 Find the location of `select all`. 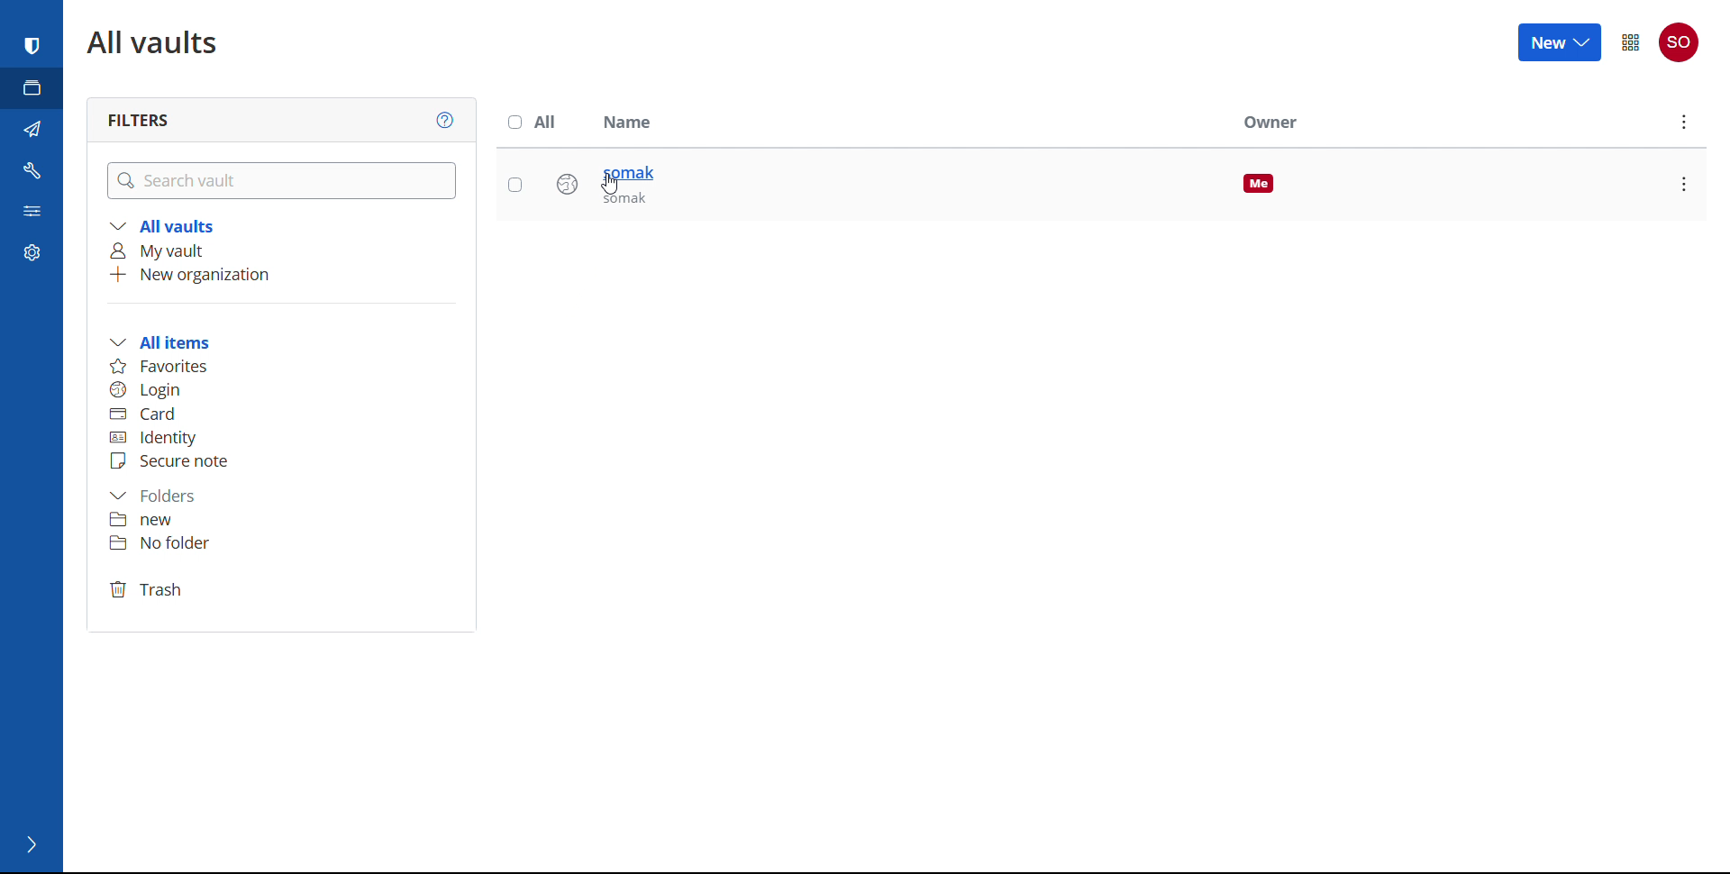

select all is located at coordinates (529, 121).